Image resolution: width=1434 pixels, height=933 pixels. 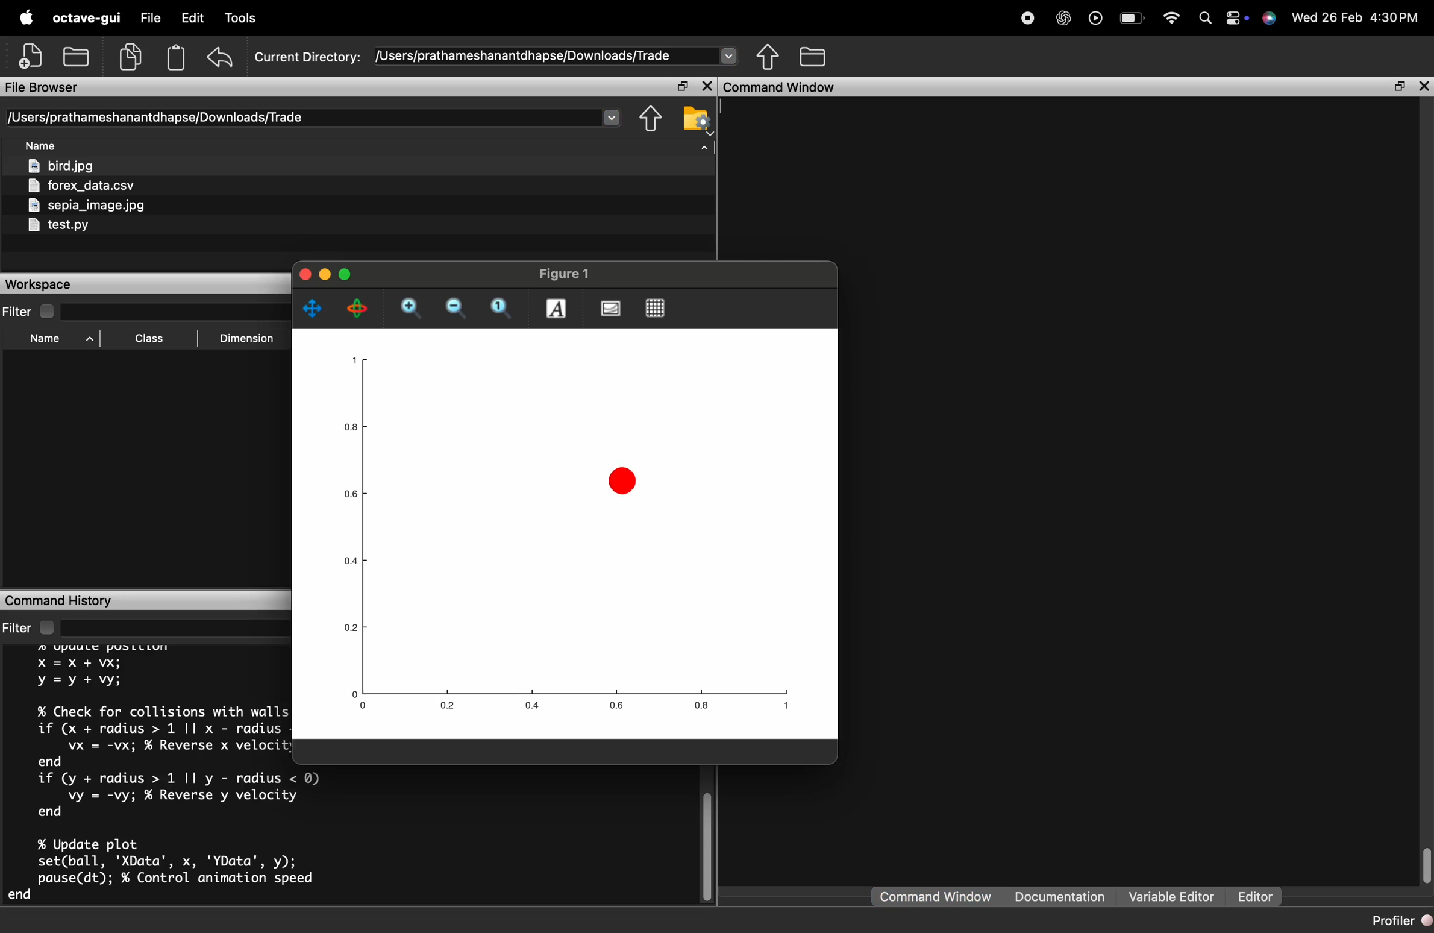 What do you see at coordinates (25, 16) in the screenshot?
I see `apple` at bounding box center [25, 16].